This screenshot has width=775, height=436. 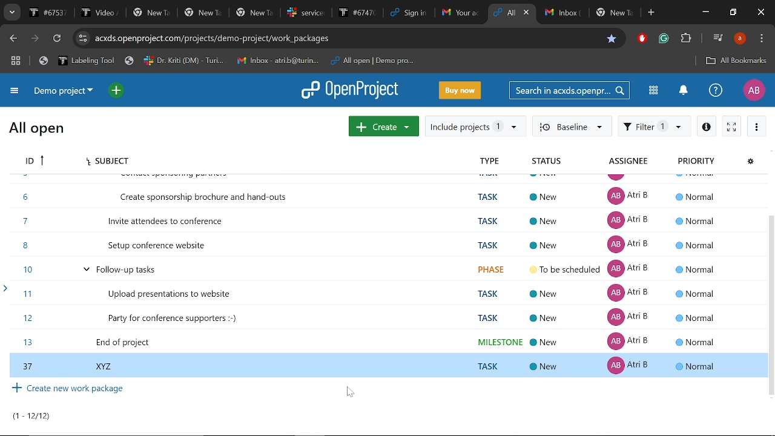 I want to click on Open details view, so click(x=707, y=126).